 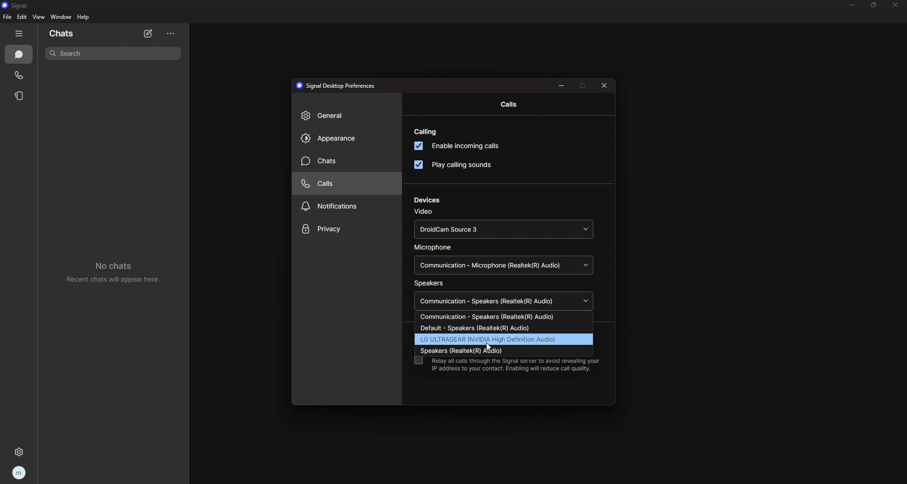 I want to click on stories, so click(x=20, y=96).